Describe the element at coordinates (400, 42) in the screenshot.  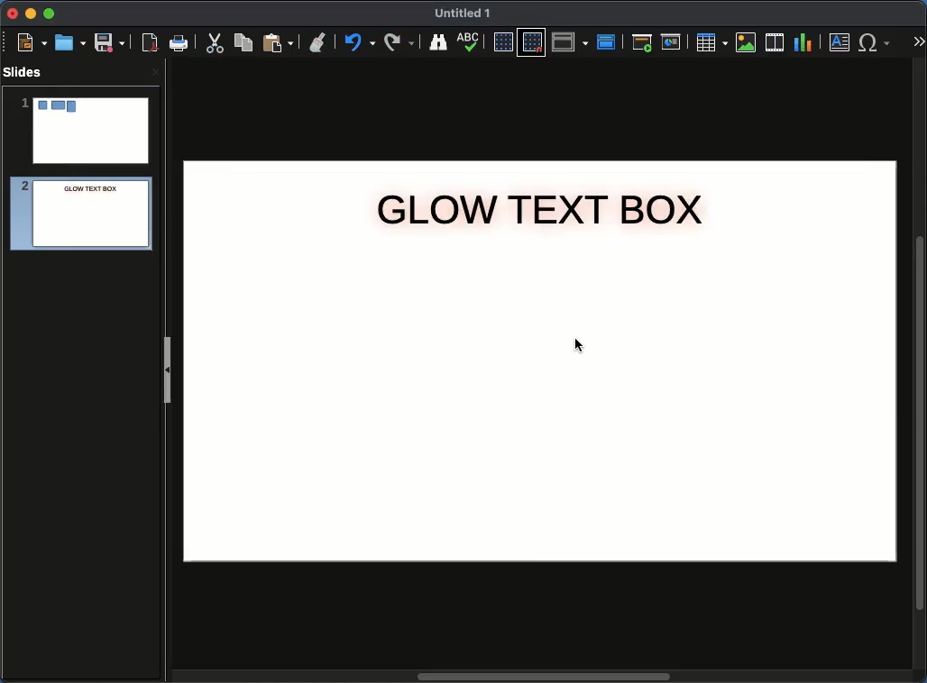
I see `Redo` at that location.